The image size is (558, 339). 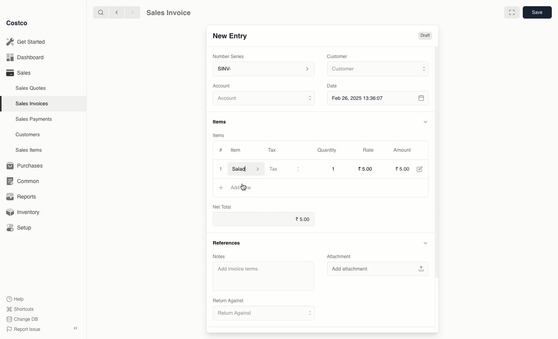 I want to click on Draft, so click(x=425, y=36).